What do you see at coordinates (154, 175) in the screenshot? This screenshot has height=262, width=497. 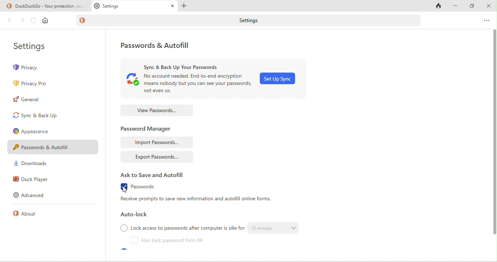 I see `ask to save and autofill` at bounding box center [154, 175].